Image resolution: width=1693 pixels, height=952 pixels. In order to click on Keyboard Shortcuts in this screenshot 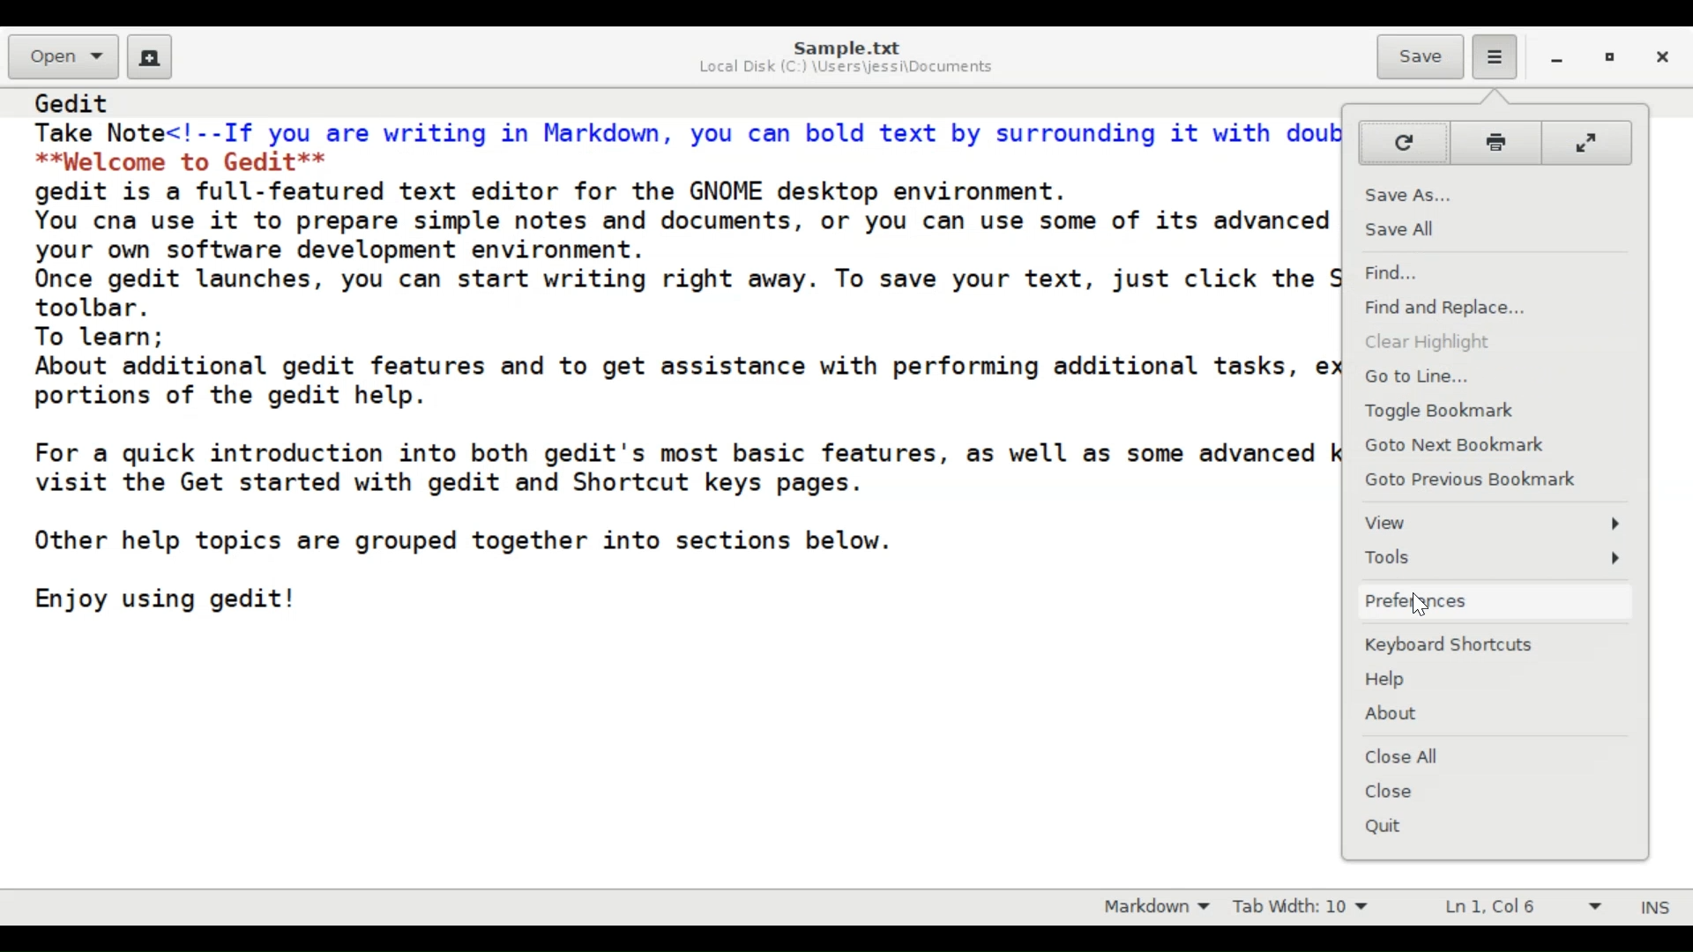, I will do `click(1495, 644)`.